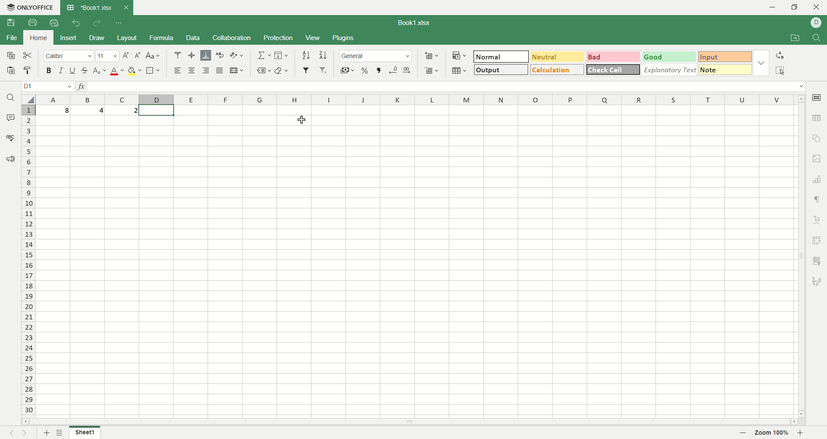 The image size is (827, 439). I want to click on signature settings, so click(817, 280).